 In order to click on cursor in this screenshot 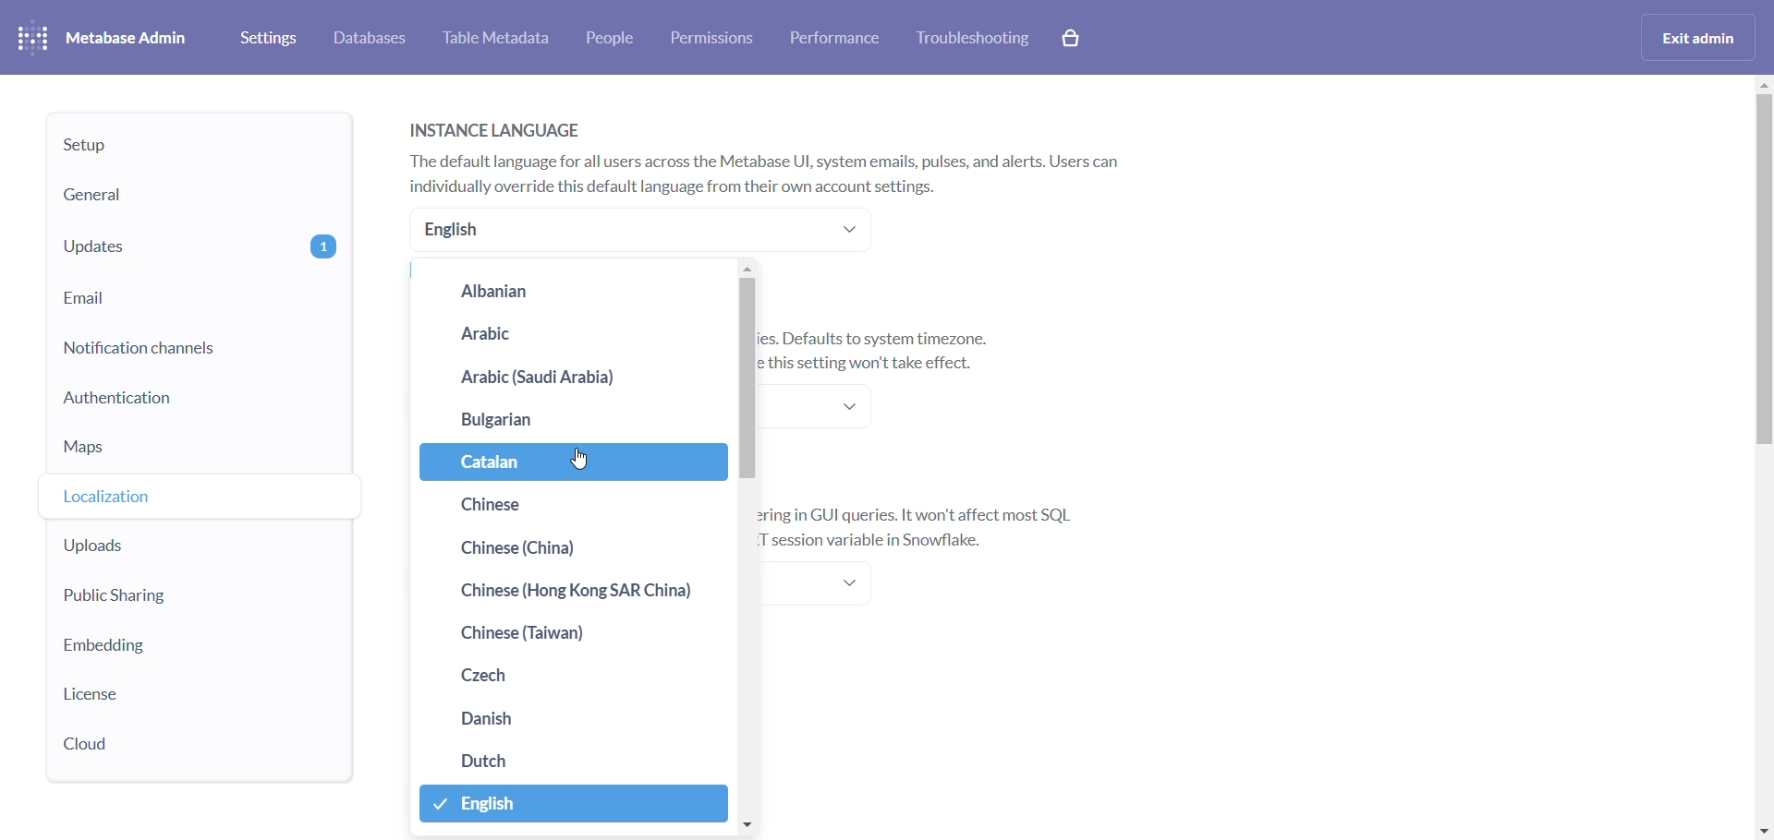, I will do `click(579, 459)`.